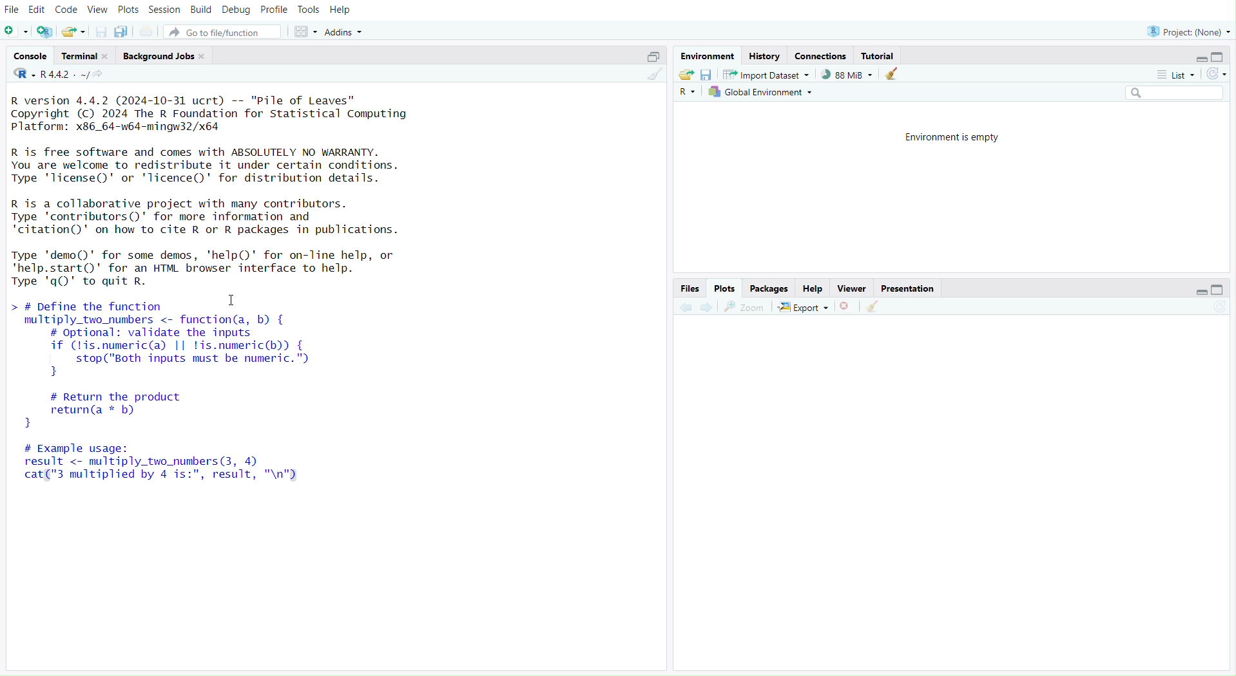  Describe the element at coordinates (236, 12) in the screenshot. I see `Debug` at that location.